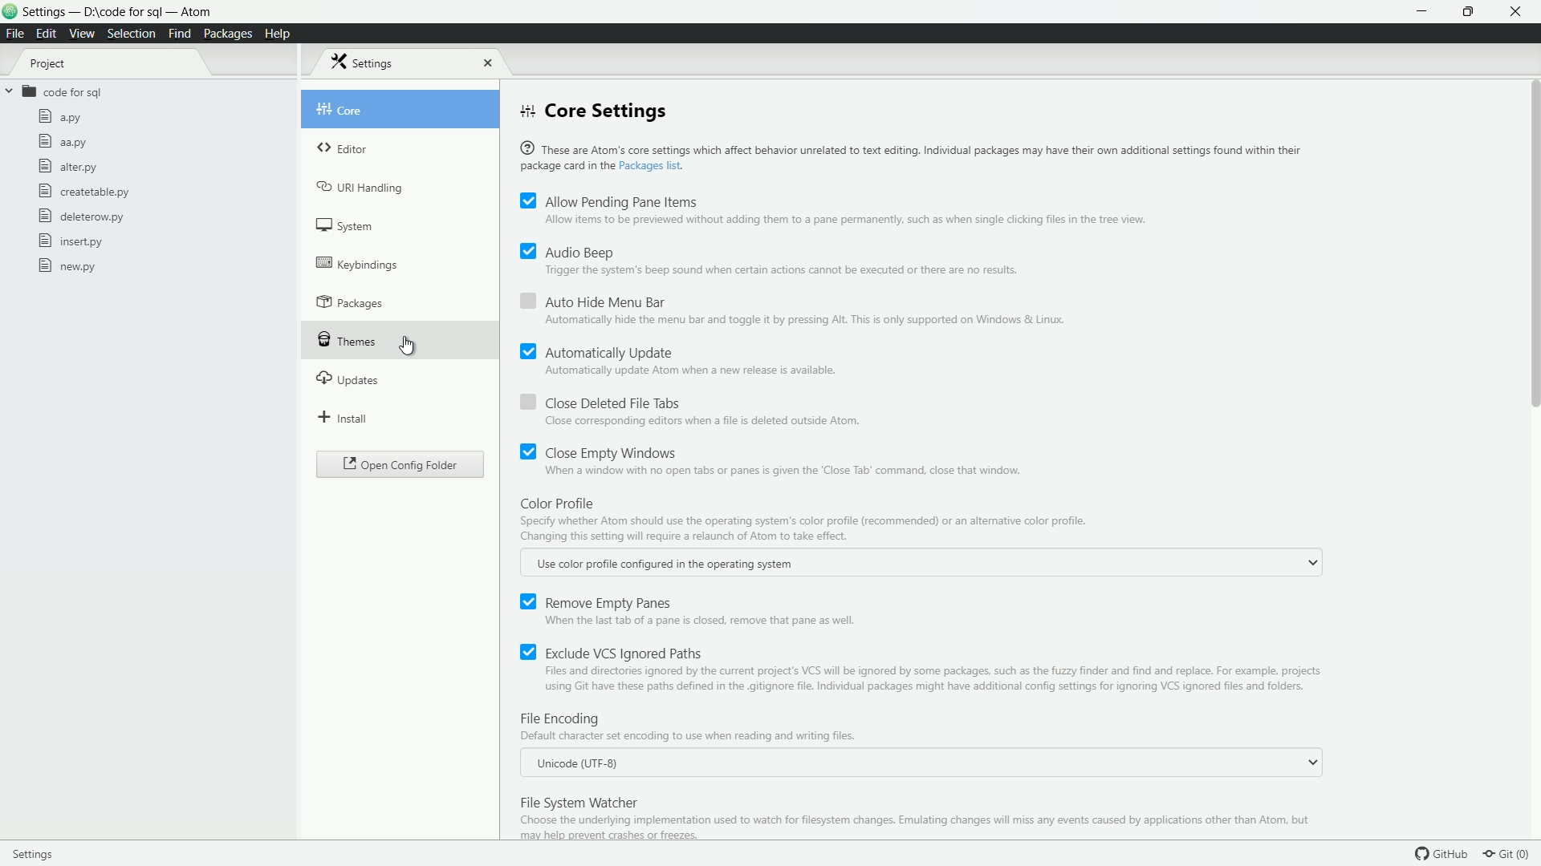 The image size is (1541, 866). I want to click on specify whether atom use the operationg system's color profile recommended or an alternative color profile. changing this setting will require a relaunch of atom to take effect., so click(813, 529).